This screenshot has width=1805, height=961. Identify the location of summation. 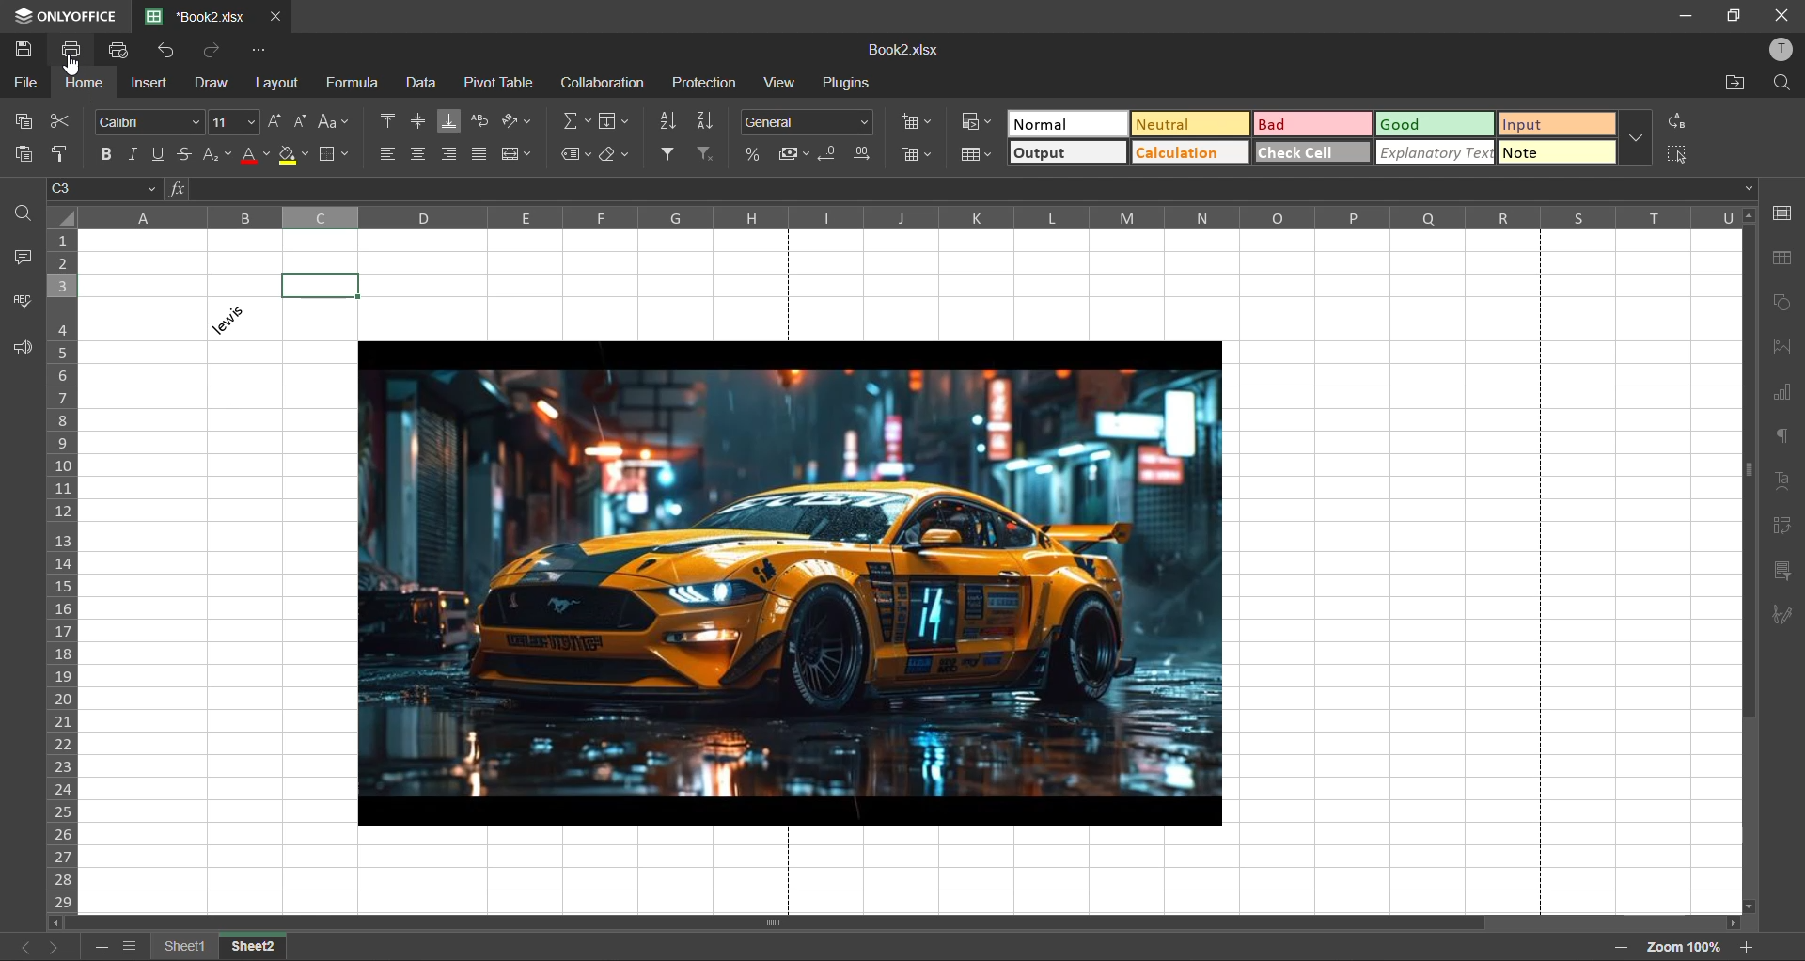
(578, 121).